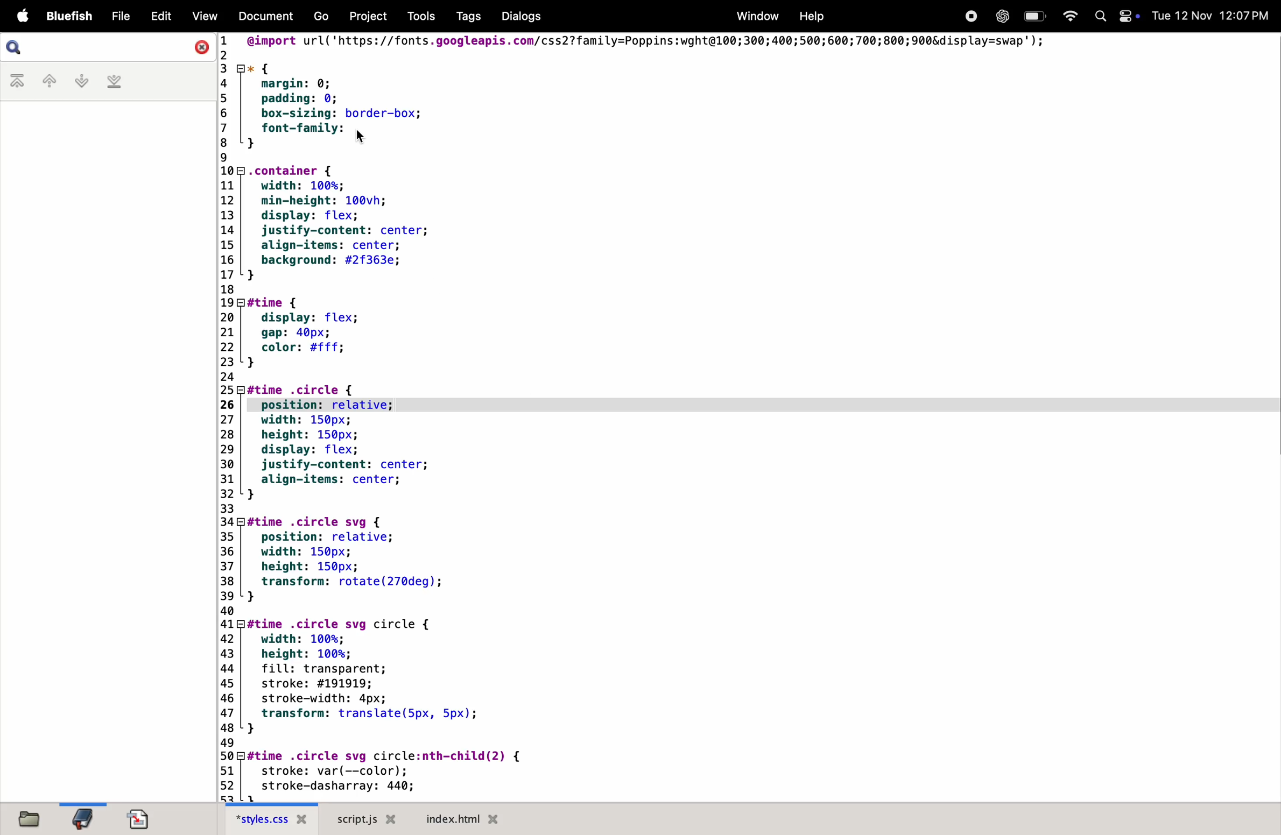 The image size is (1281, 835). Describe the element at coordinates (1034, 16) in the screenshot. I see `battery` at that location.